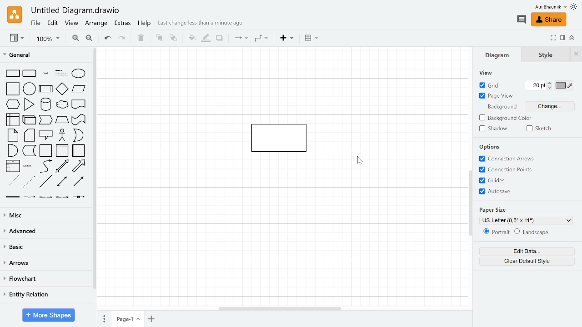 The height and width of the screenshot is (327, 582). What do you see at coordinates (537, 232) in the screenshot?
I see `Landscape` at bounding box center [537, 232].